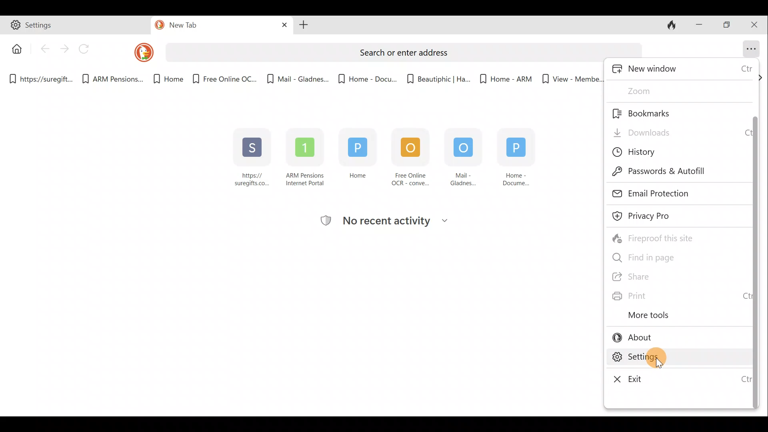 This screenshot has width=768, height=432. Describe the element at coordinates (15, 48) in the screenshot. I see `` at that location.